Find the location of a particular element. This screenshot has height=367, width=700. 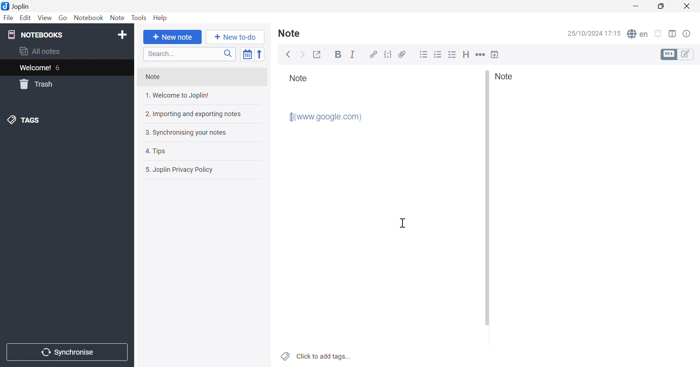

Edit is located at coordinates (26, 18).